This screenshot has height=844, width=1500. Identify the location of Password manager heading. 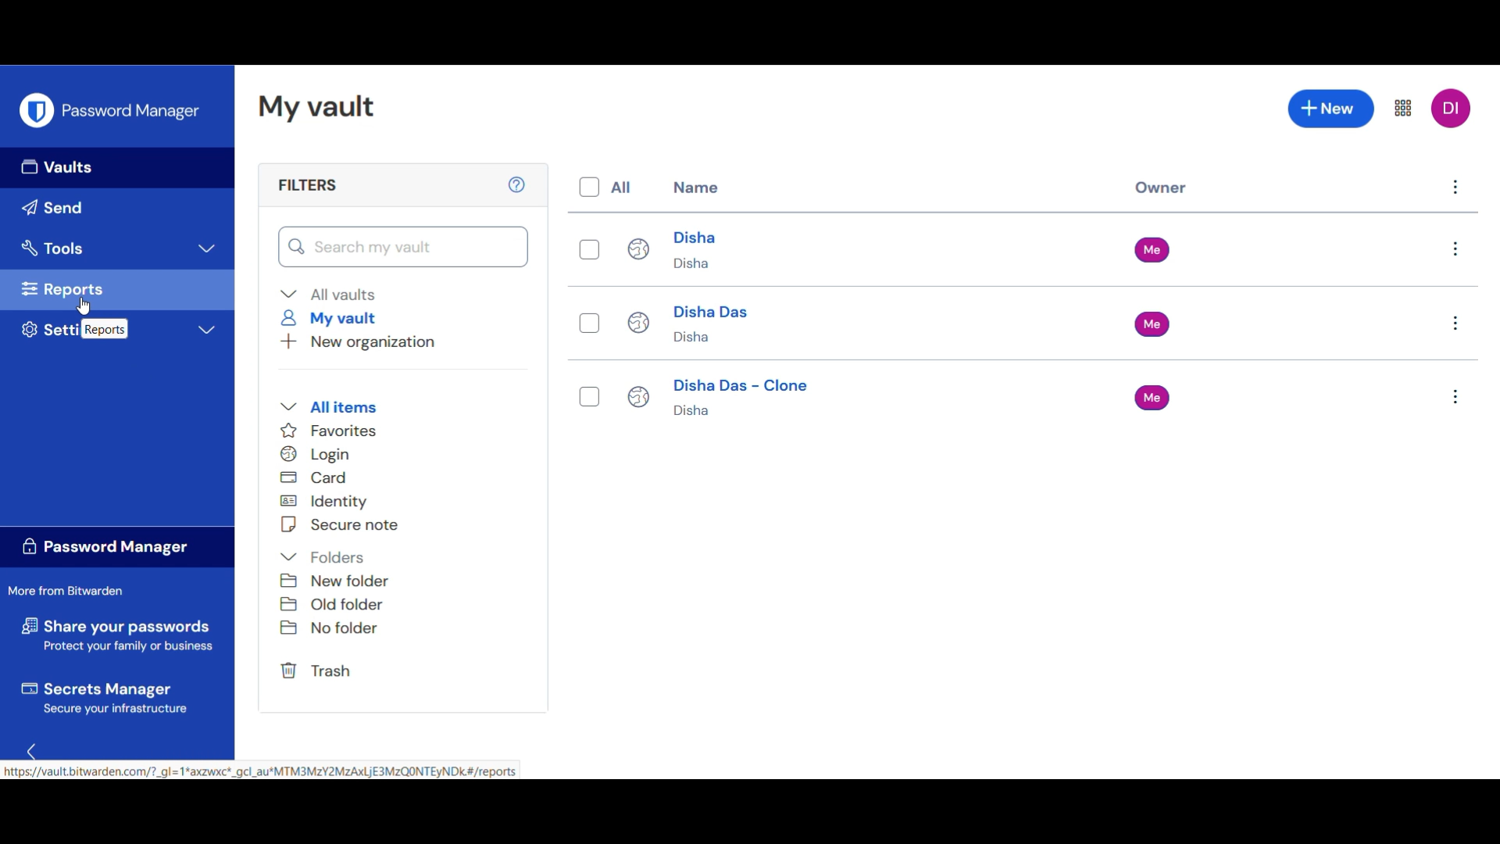
(134, 110).